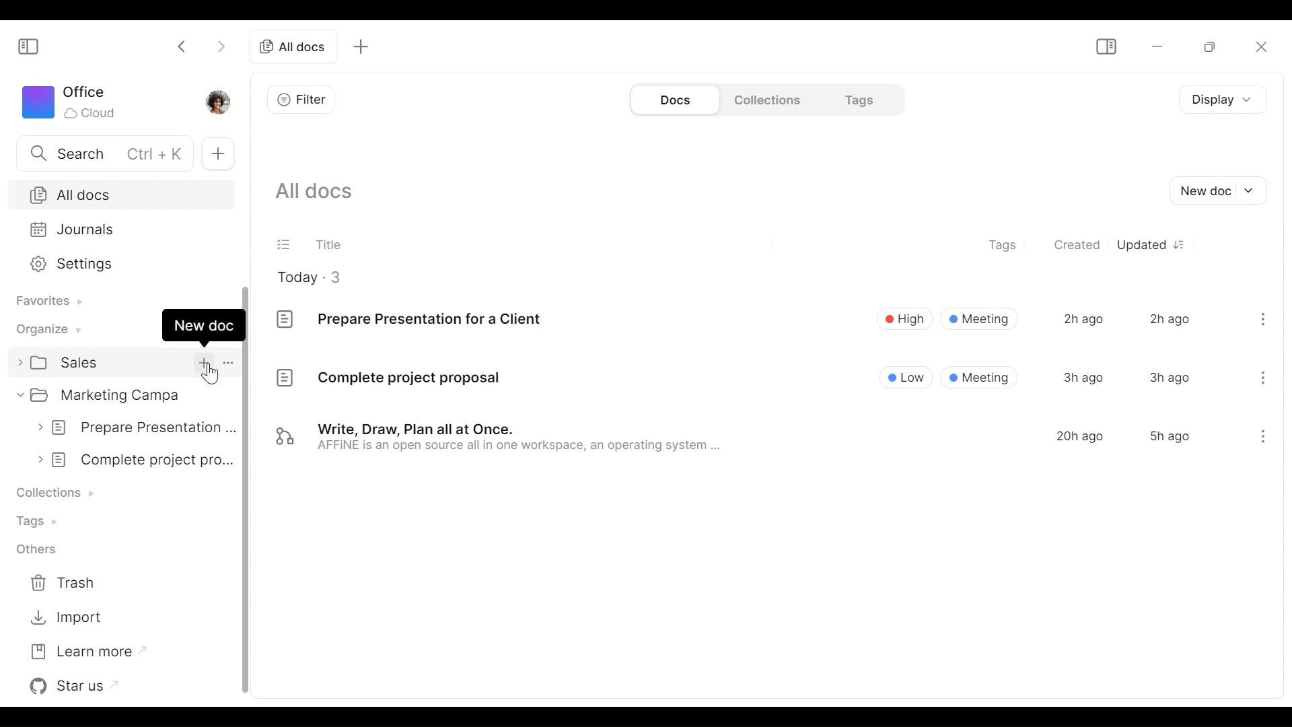 This screenshot has width=1292, height=727. What do you see at coordinates (102, 152) in the screenshot?
I see `Search` at bounding box center [102, 152].